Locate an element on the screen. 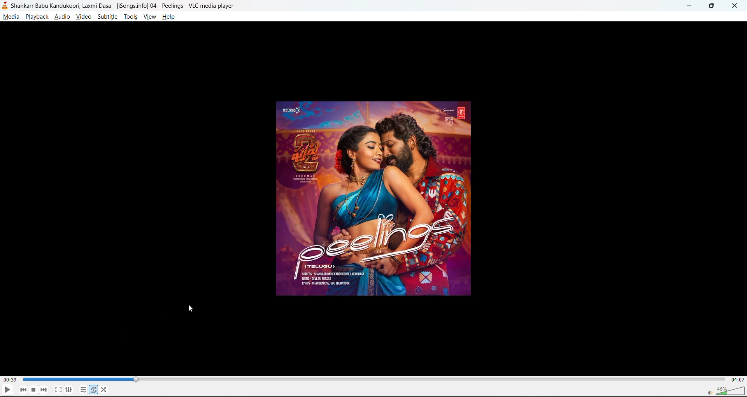  stop is located at coordinates (33, 390).